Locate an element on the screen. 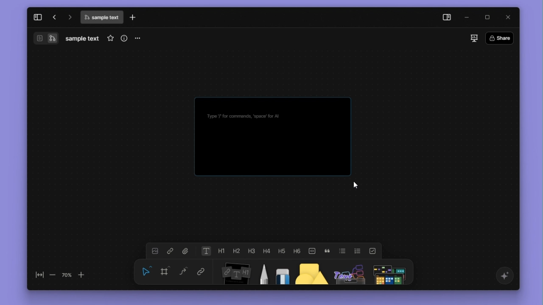  code block is located at coordinates (312, 250).